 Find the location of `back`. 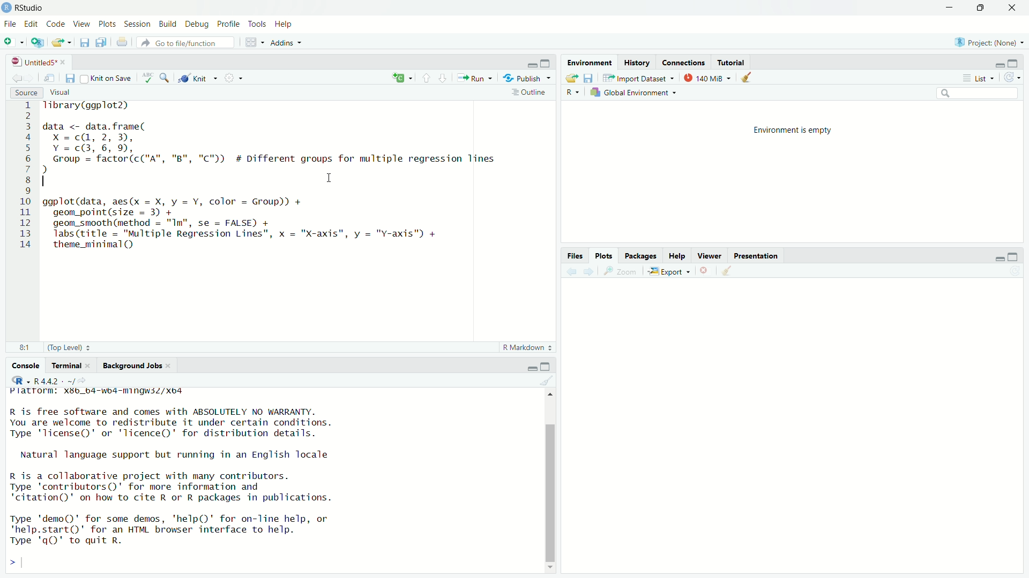

back is located at coordinates (14, 79).